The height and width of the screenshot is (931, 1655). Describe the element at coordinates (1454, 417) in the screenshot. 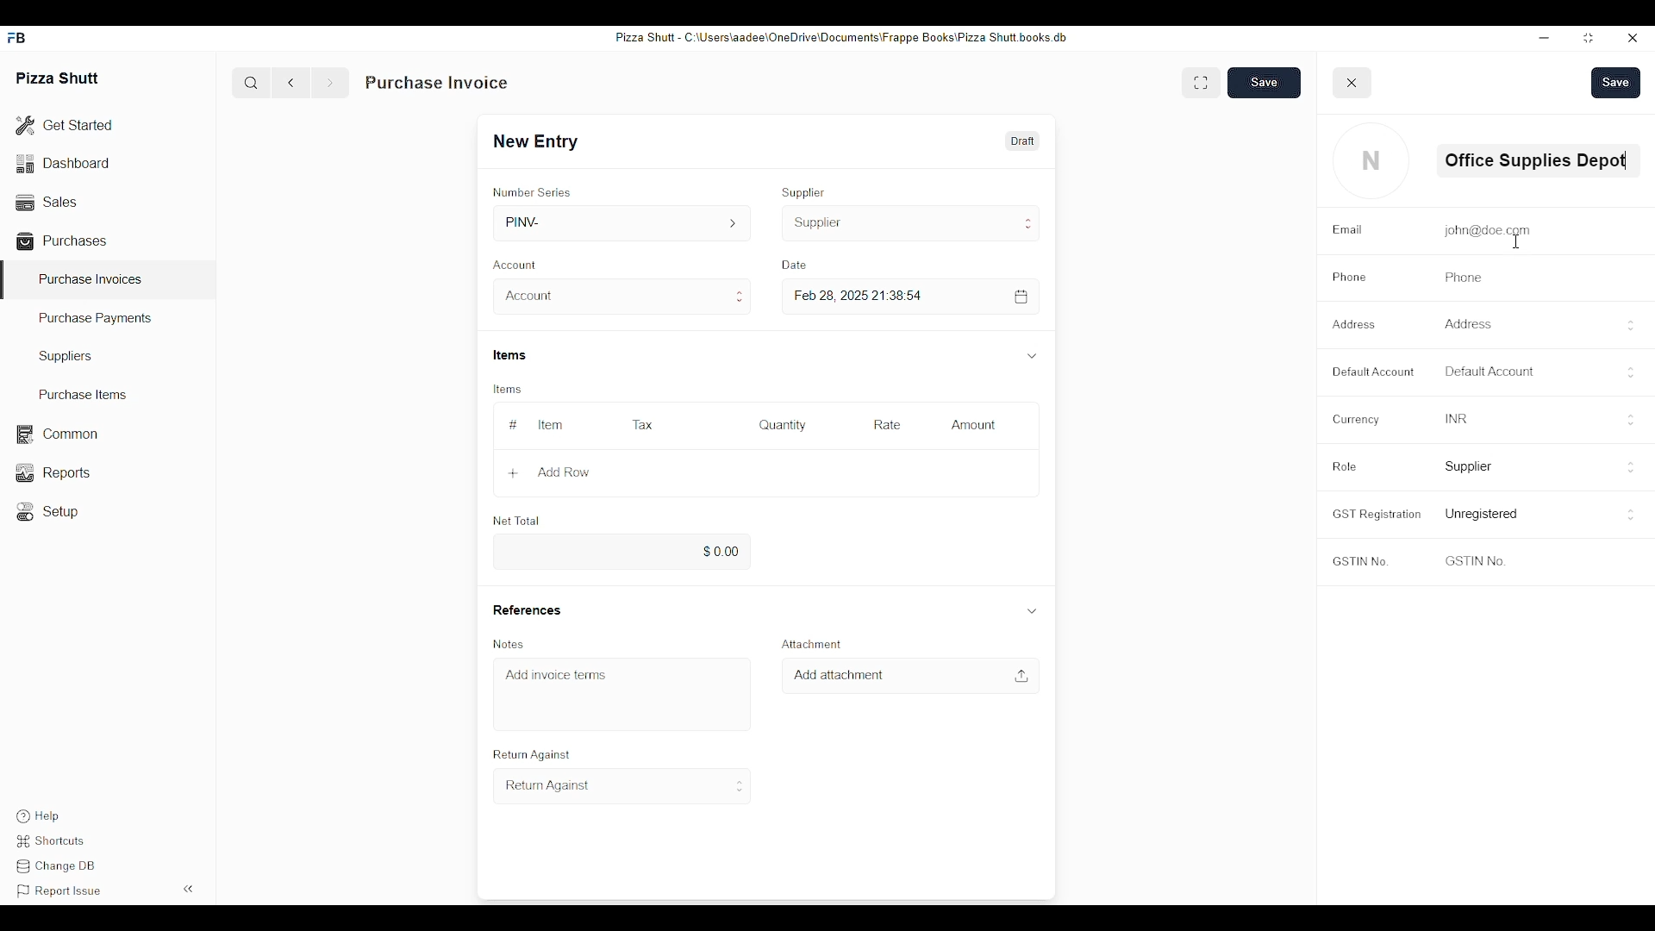

I see `INR` at that location.